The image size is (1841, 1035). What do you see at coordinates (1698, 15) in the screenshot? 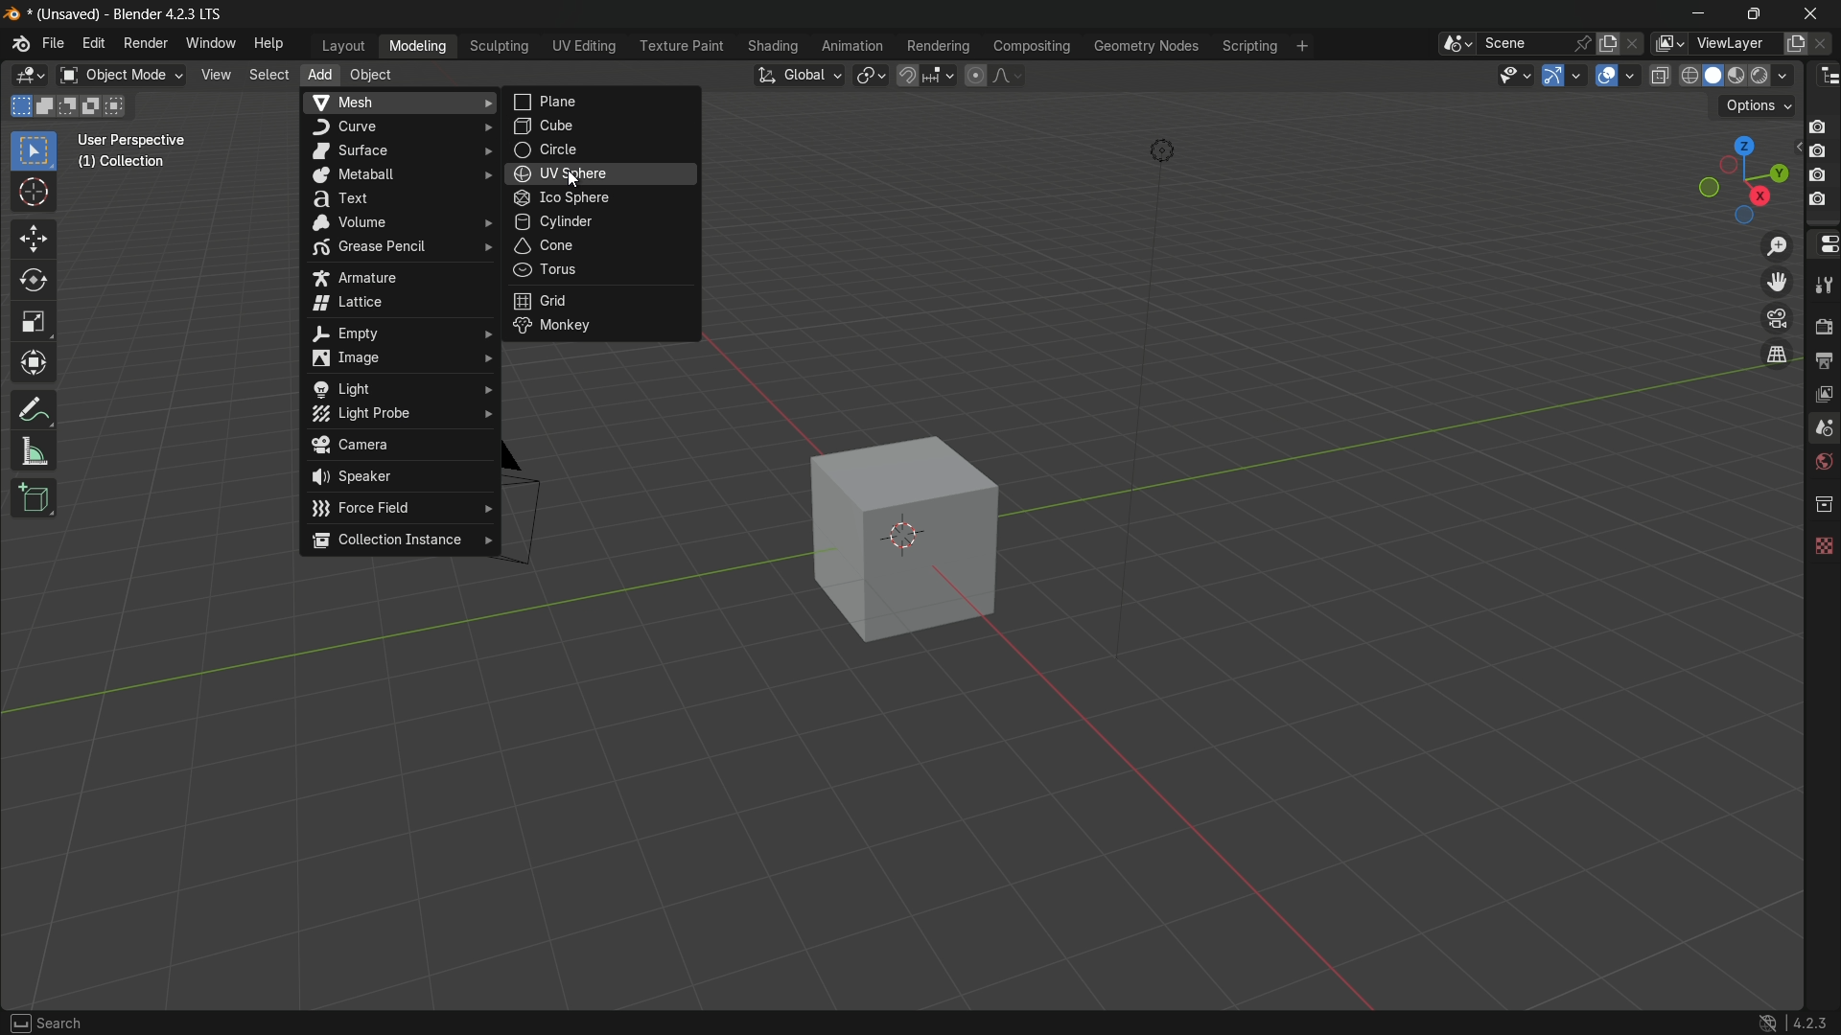
I see `minimize` at bounding box center [1698, 15].